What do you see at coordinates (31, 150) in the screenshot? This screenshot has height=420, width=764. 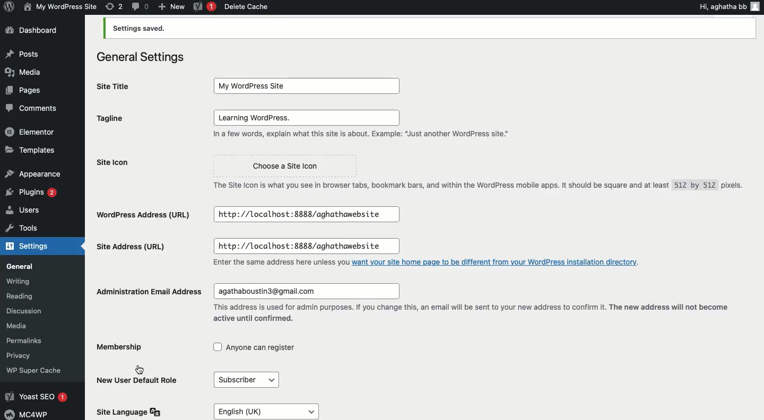 I see `Templates` at bounding box center [31, 150].